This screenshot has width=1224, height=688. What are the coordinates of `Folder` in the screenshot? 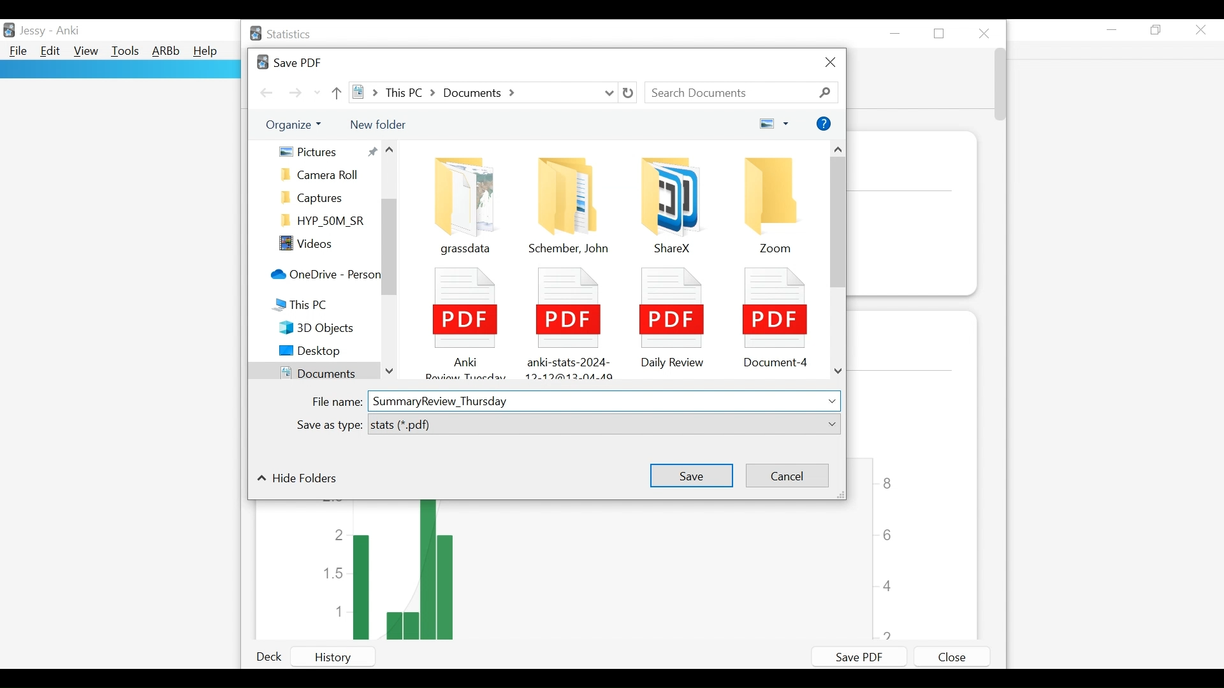 It's located at (461, 201).